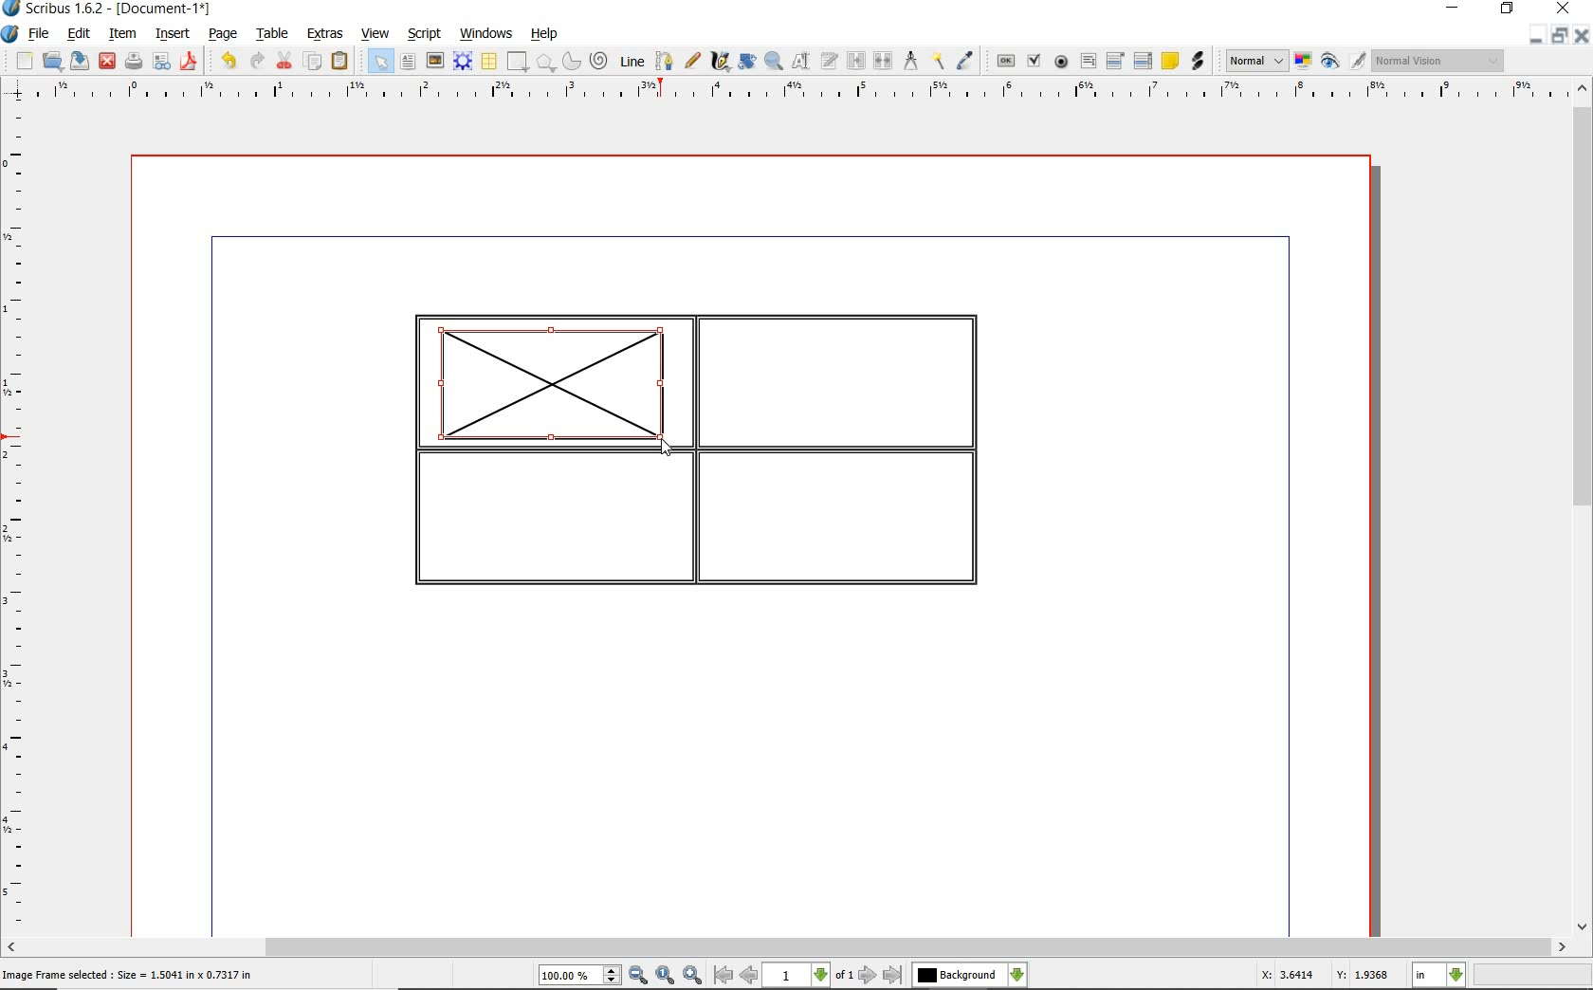 This screenshot has width=1593, height=990. Describe the element at coordinates (748, 976) in the screenshot. I see `go to previous page` at that location.